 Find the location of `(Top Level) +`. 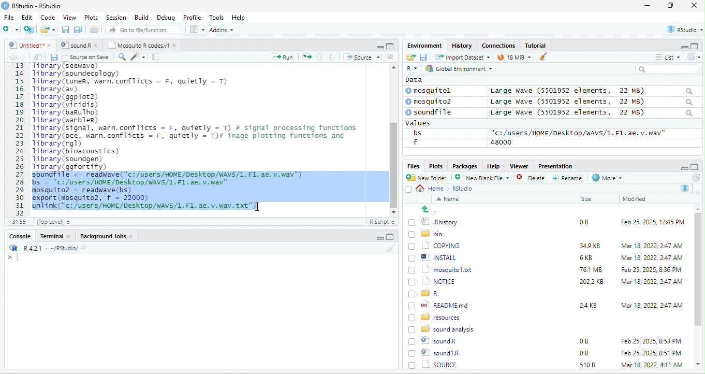

(Top Level) + is located at coordinates (53, 222).